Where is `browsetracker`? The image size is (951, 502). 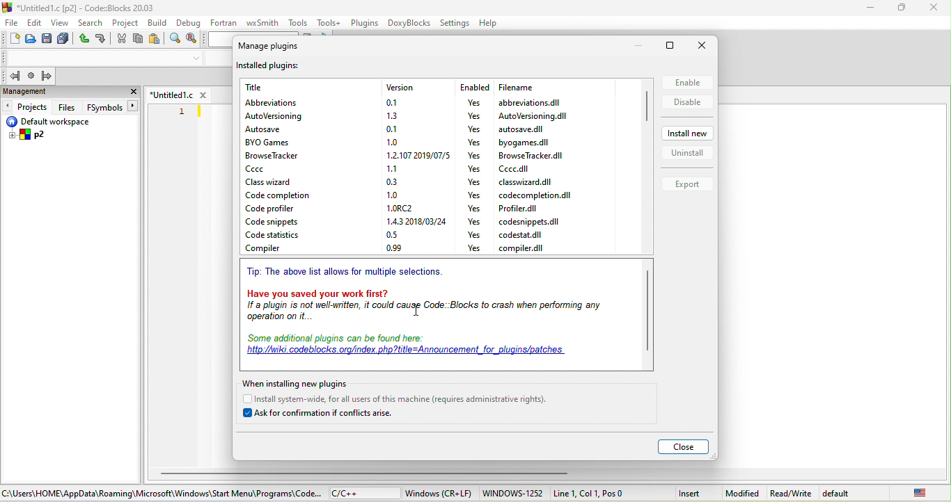
browsetracker is located at coordinates (530, 155).